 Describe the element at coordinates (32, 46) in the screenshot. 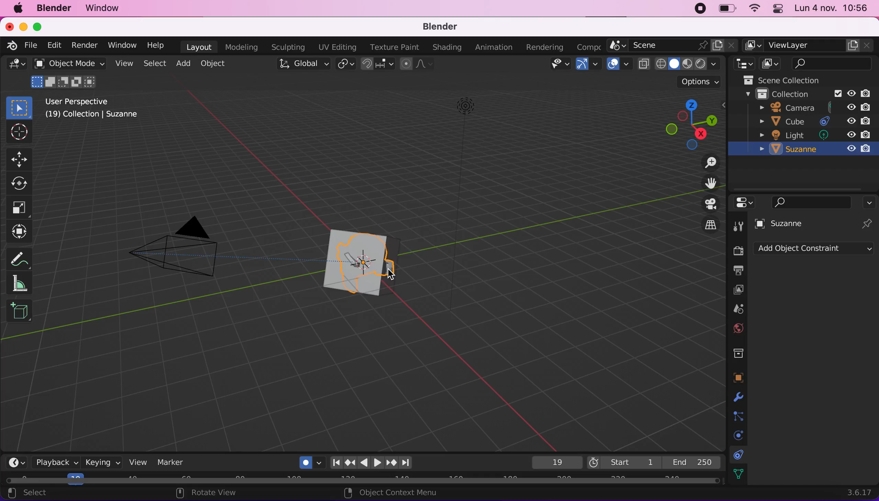

I see `file` at that location.